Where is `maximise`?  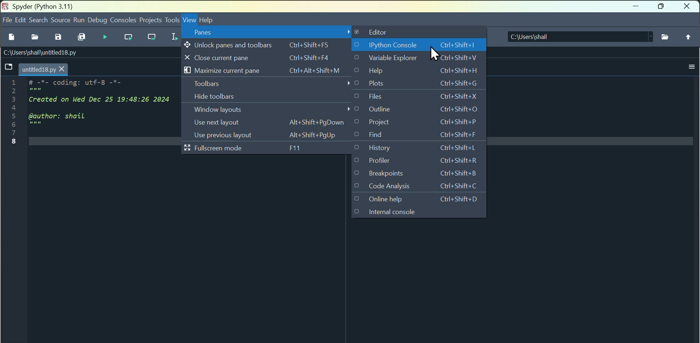
maximise is located at coordinates (662, 6).